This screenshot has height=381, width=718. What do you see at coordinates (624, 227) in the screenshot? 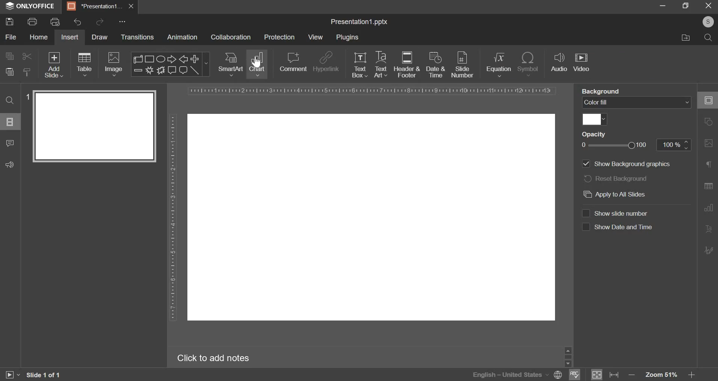
I see `show date & time` at bounding box center [624, 227].